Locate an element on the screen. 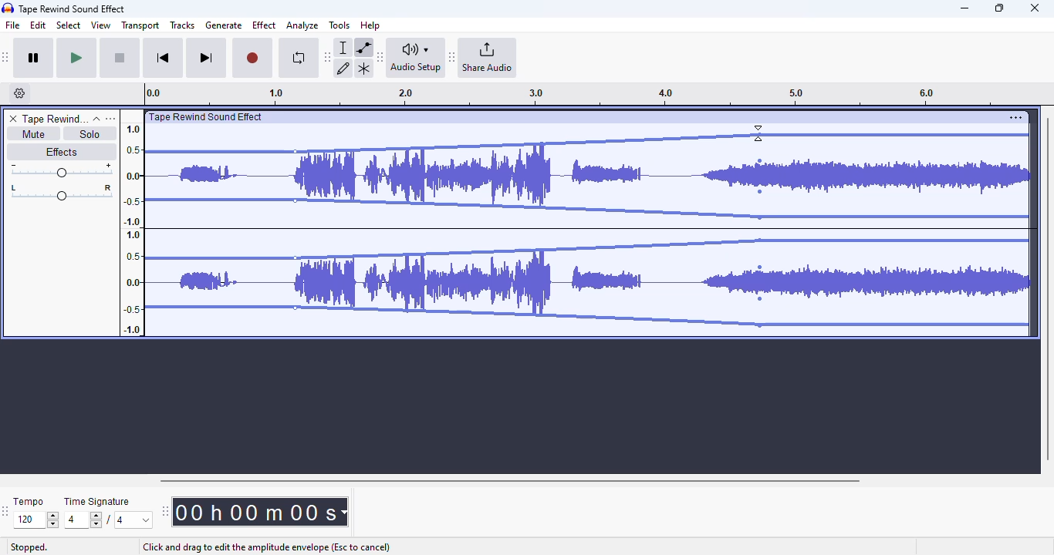  tracks is located at coordinates (182, 26).